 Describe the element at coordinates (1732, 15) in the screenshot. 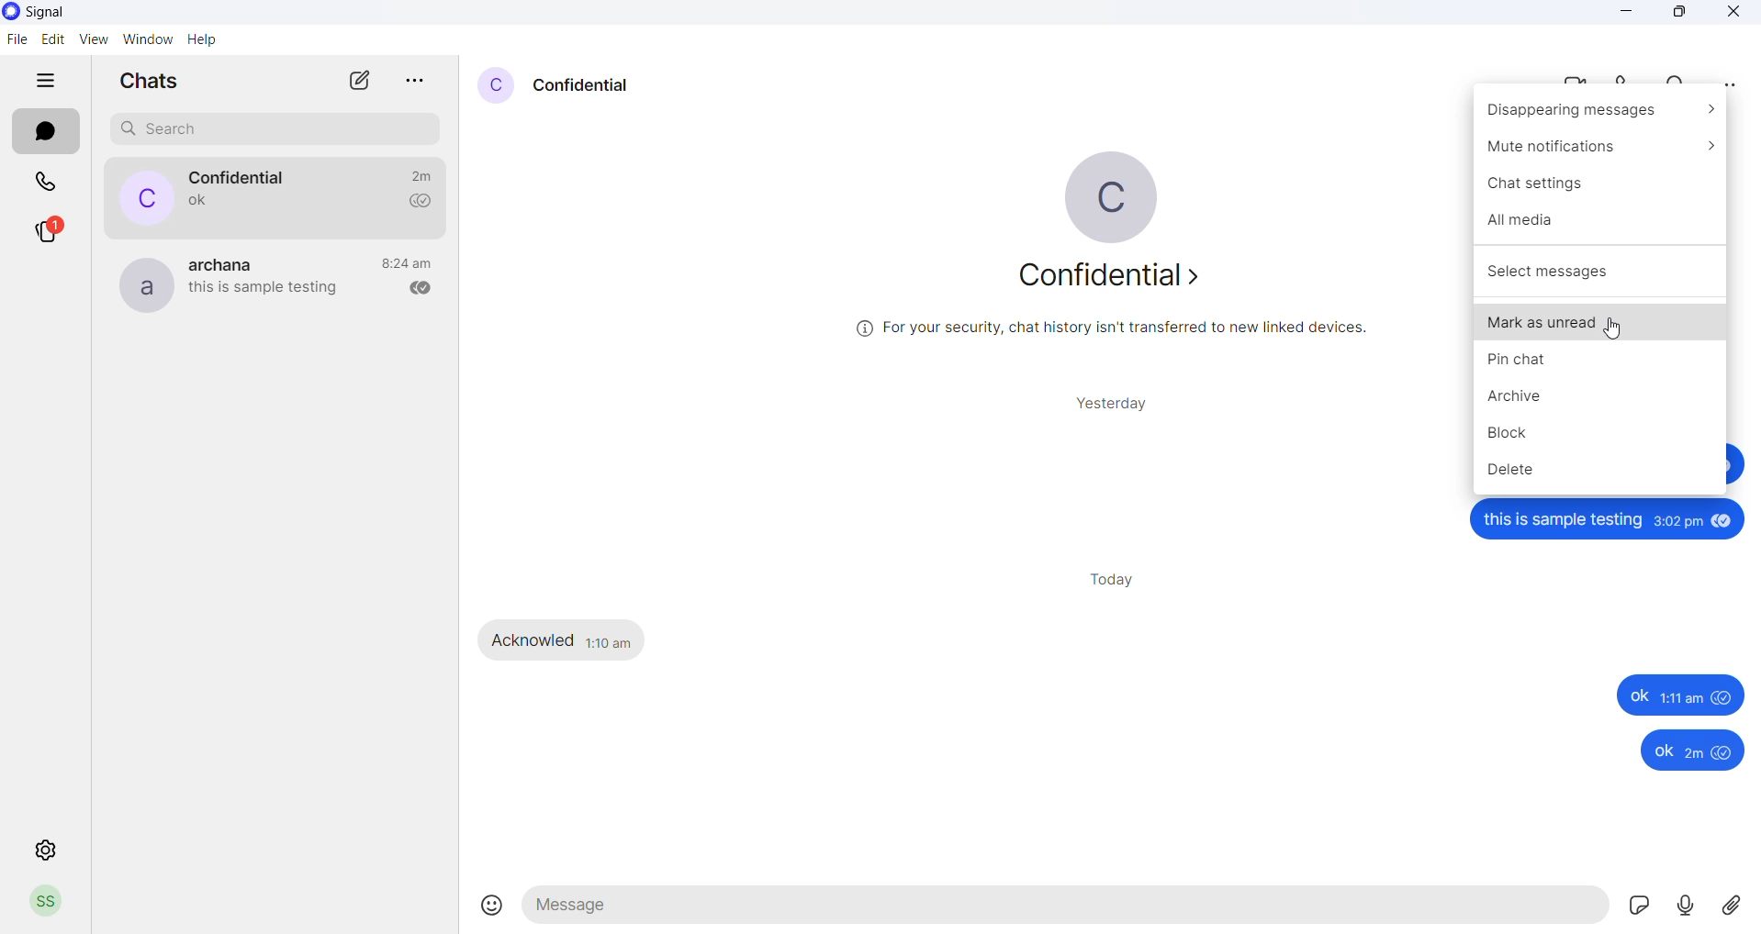

I see `close` at that location.